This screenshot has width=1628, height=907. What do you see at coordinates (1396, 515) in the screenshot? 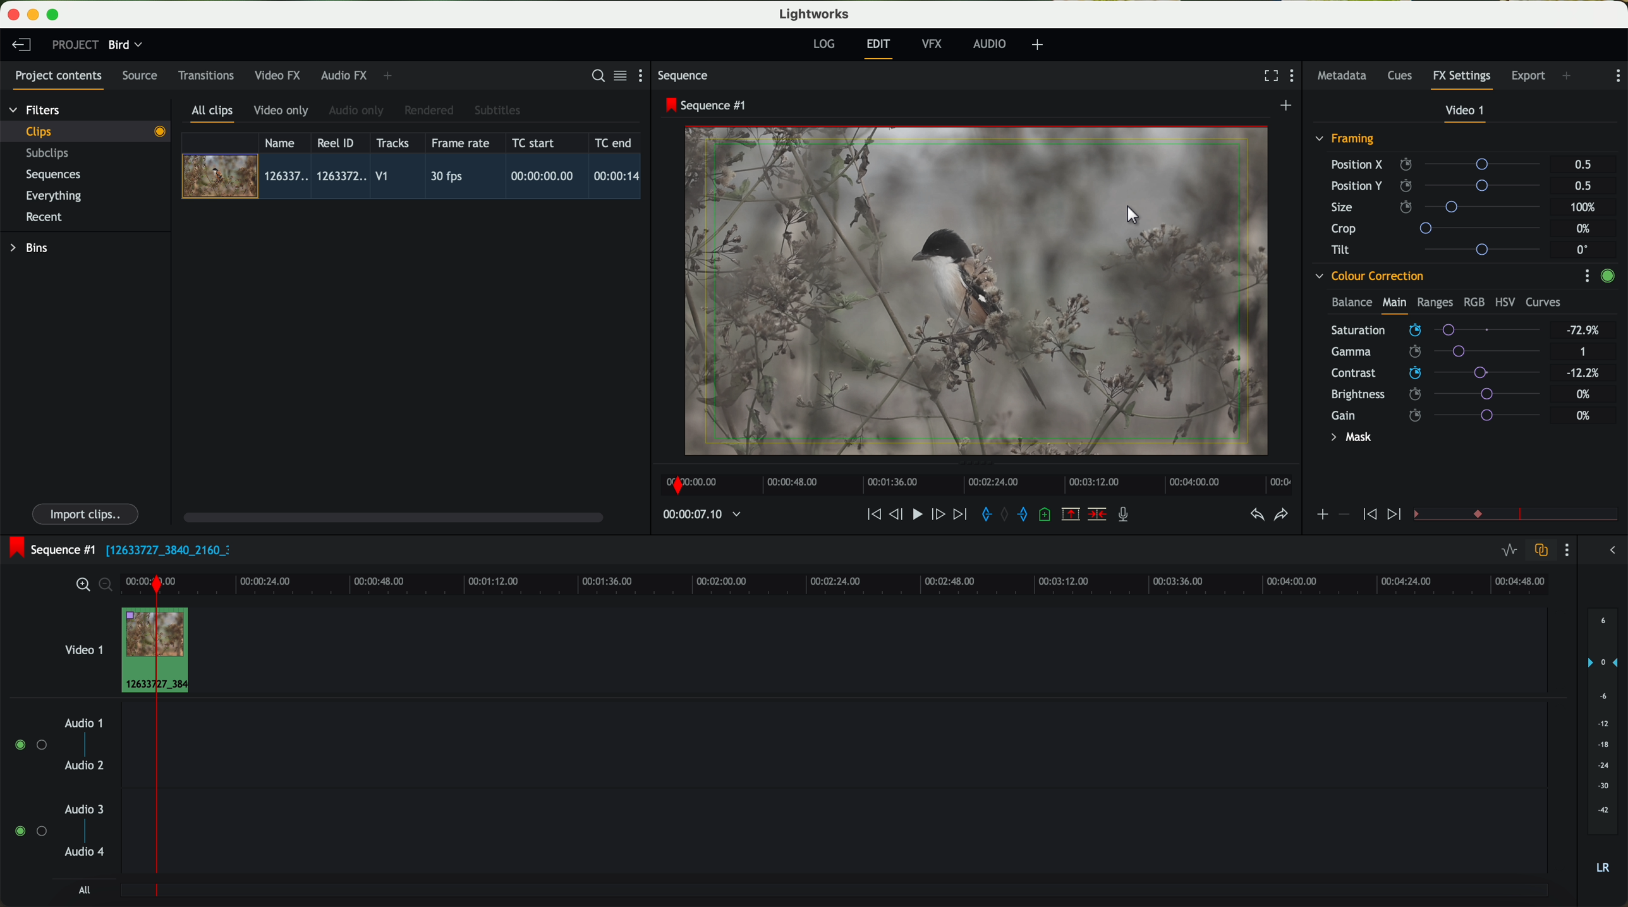
I see `icon` at bounding box center [1396, 515].